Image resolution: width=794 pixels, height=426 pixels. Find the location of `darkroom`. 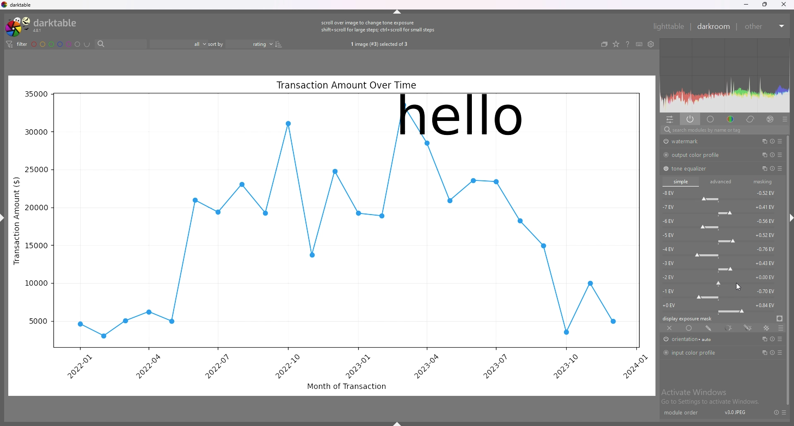

darkroom is located at coordinates (714, 27).